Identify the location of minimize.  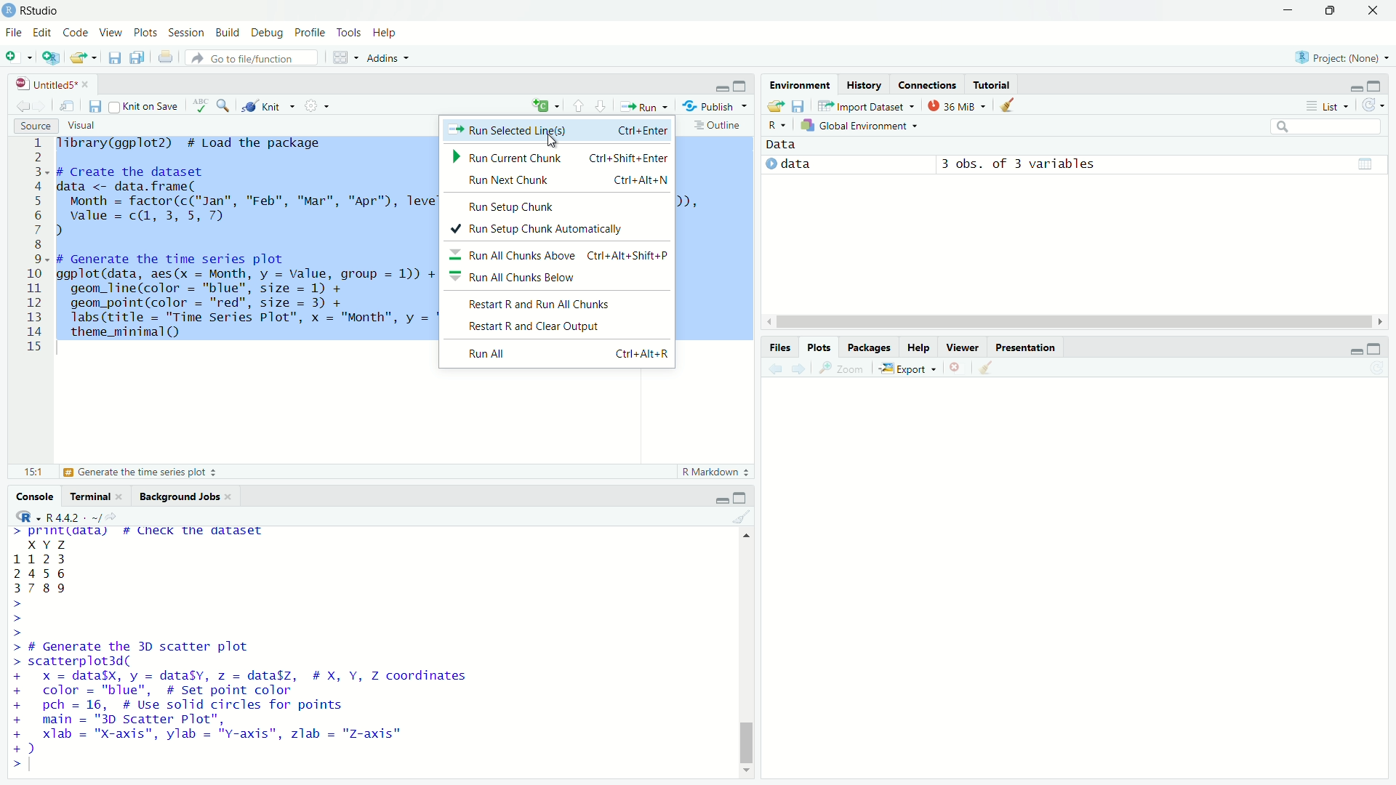
(1350, 347).